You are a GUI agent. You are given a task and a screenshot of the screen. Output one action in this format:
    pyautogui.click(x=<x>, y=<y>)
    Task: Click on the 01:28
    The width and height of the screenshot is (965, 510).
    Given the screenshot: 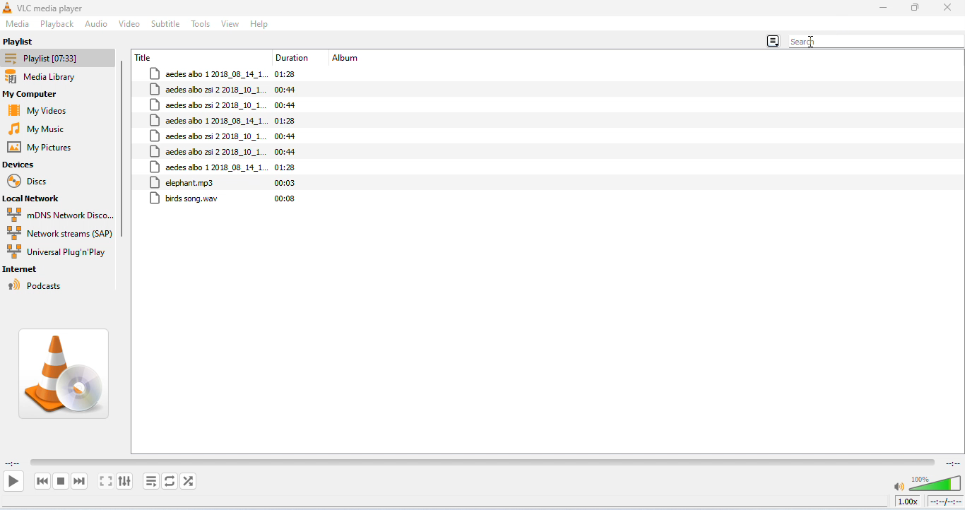 What is the action you would take?
    pyautogui.click(x=285, y=168)
    